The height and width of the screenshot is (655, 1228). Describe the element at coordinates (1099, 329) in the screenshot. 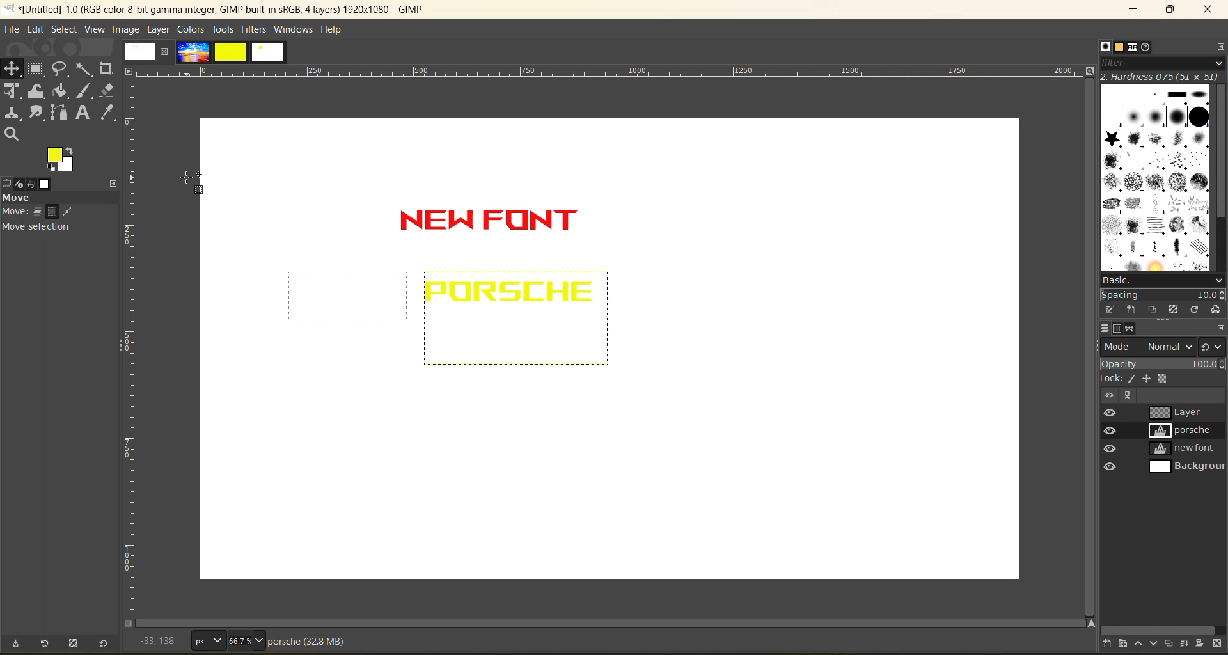

I see `layers` at that location.